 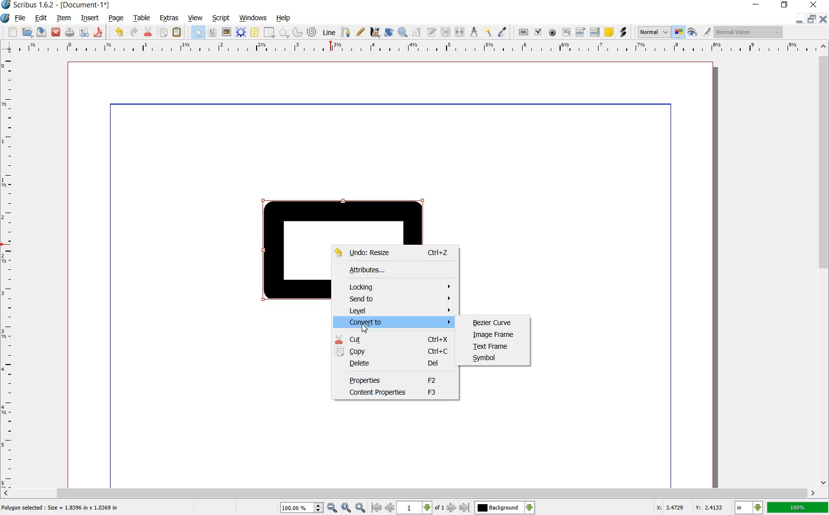 I want to click on rotate item, so click(x=389, y=32).